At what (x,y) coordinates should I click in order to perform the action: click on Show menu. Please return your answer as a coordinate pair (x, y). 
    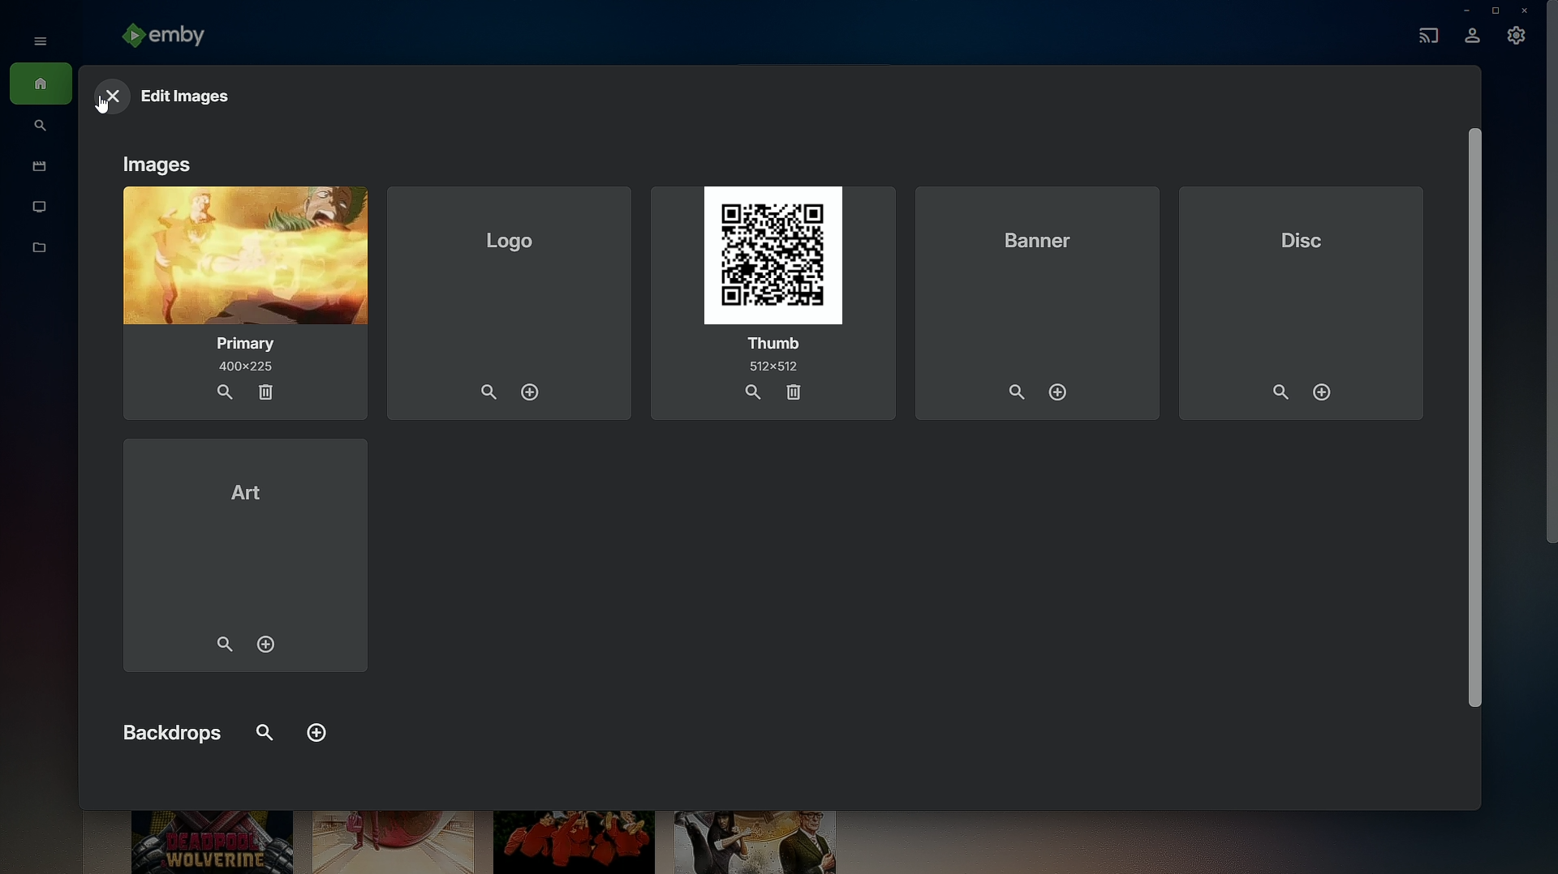
    Looking at the image, I should click on (35, 40).